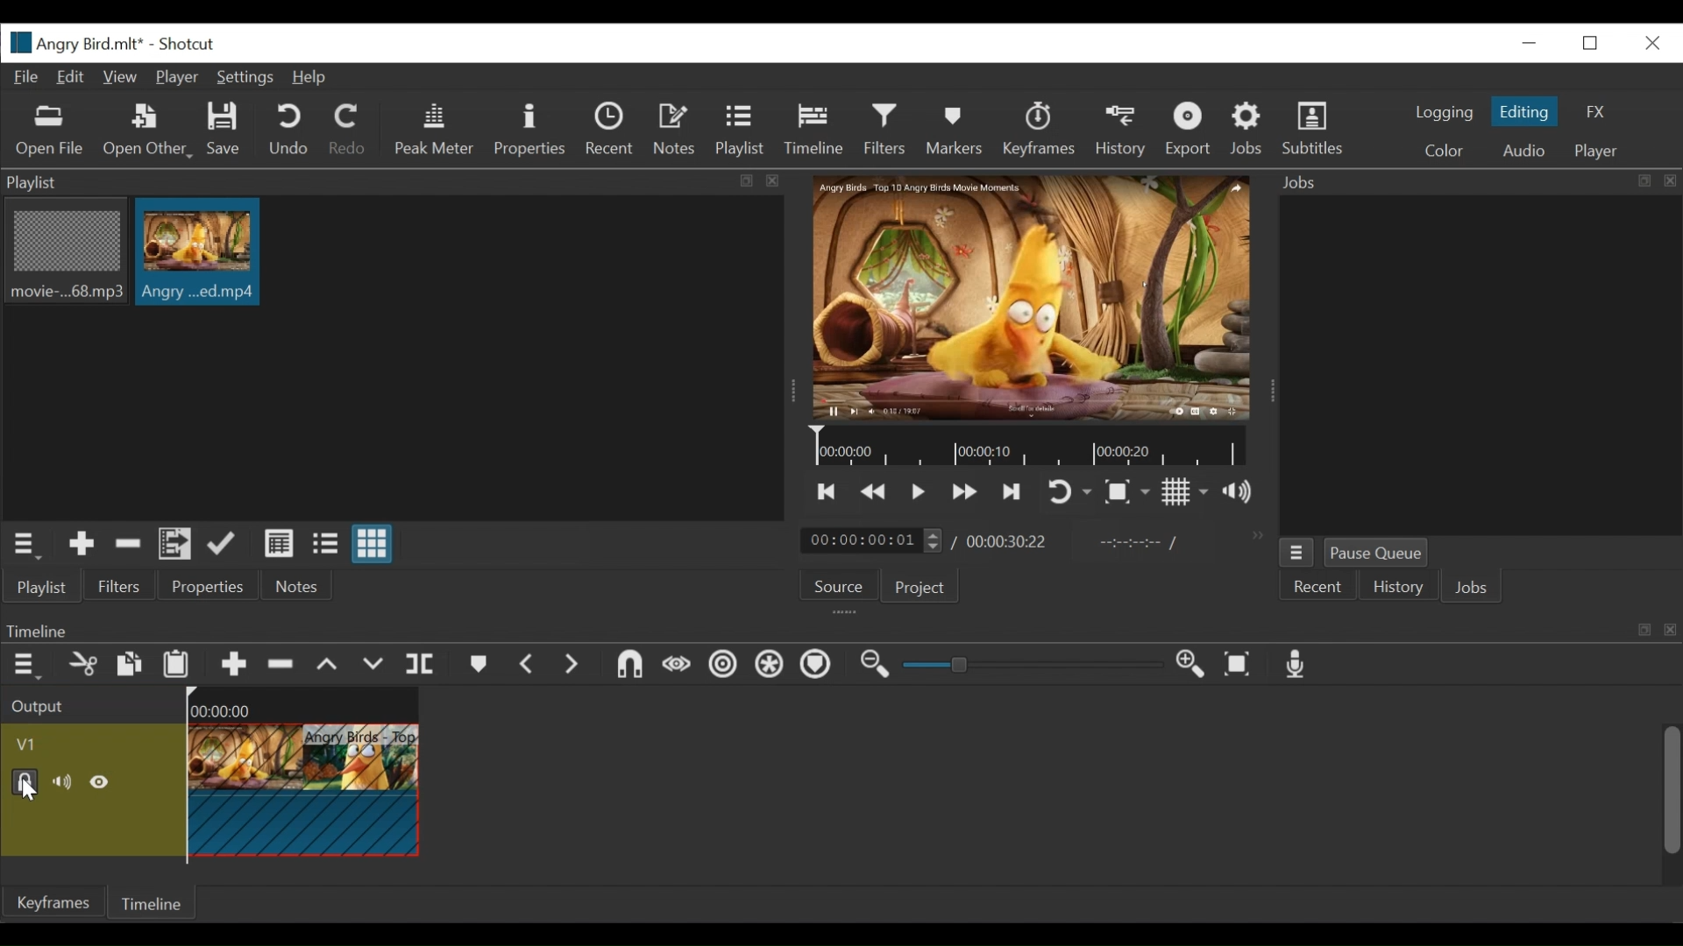 This screenshot has width=1683, height=946. What do you see at coordinates (1121, 131) in the screenshot?
I see `History` at bounding box center [1121, 131].